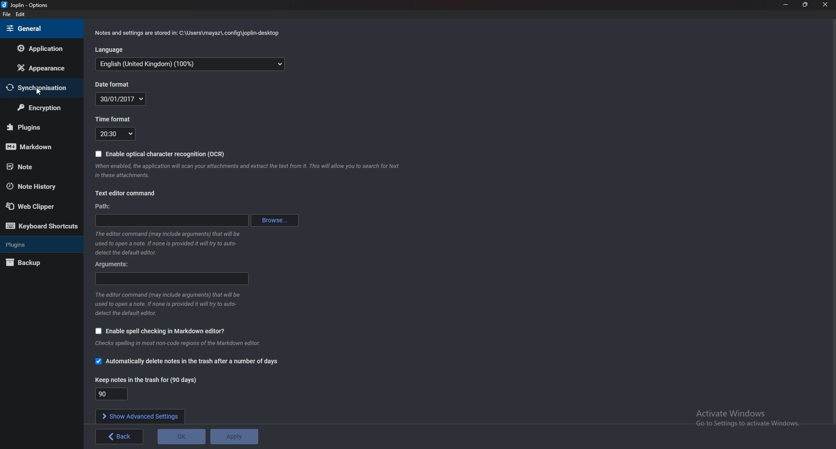  Describe the element at coordinates (39, 146) in the screenshot. I see `Mark down` at that location.